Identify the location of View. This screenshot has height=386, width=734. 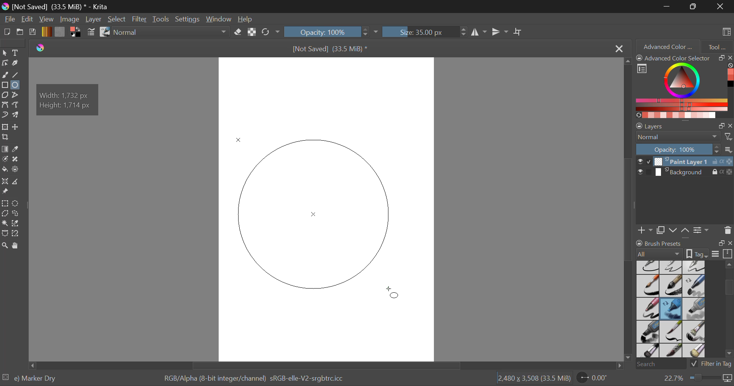
(47, 19).